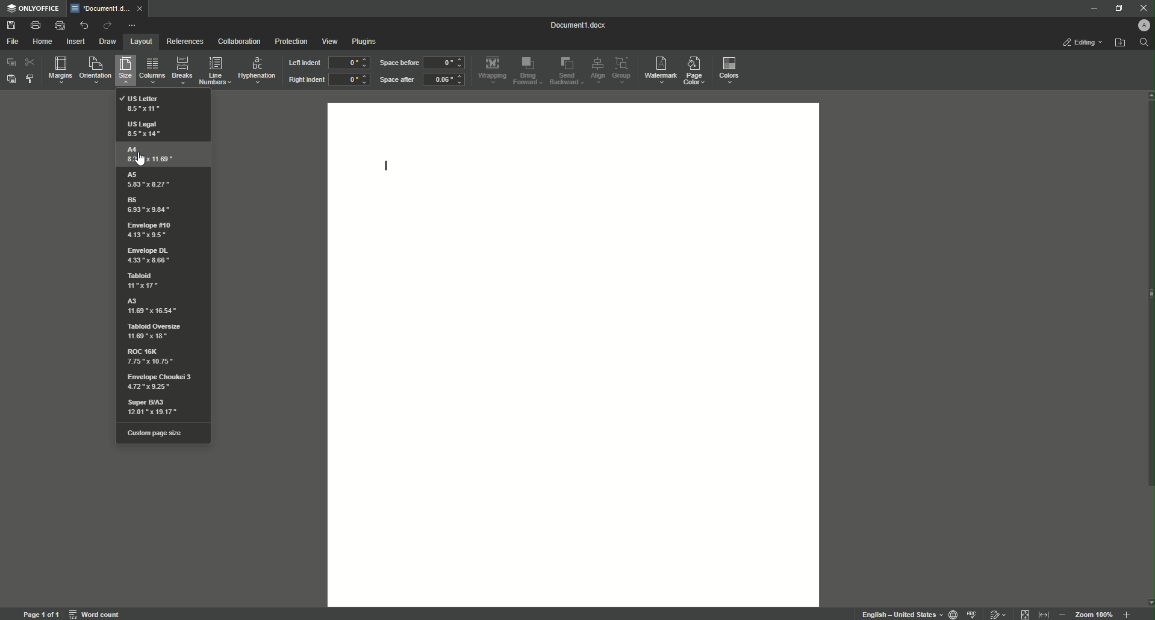 Image resolution: width=1155 pixels, height=620 pixels. I want to click on Track changes, so click(998, 611).